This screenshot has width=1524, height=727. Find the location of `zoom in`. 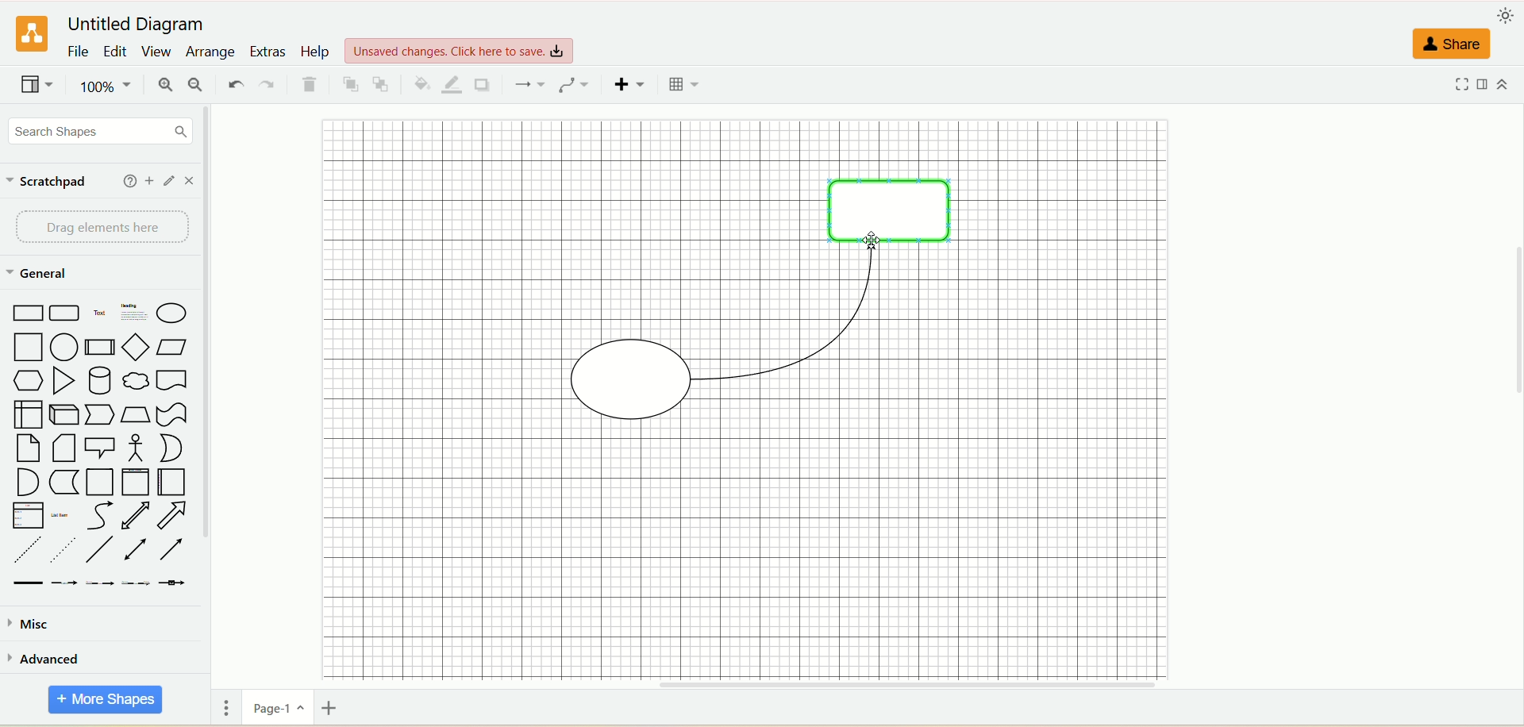

zoom in is located at coordinates (165, 87).